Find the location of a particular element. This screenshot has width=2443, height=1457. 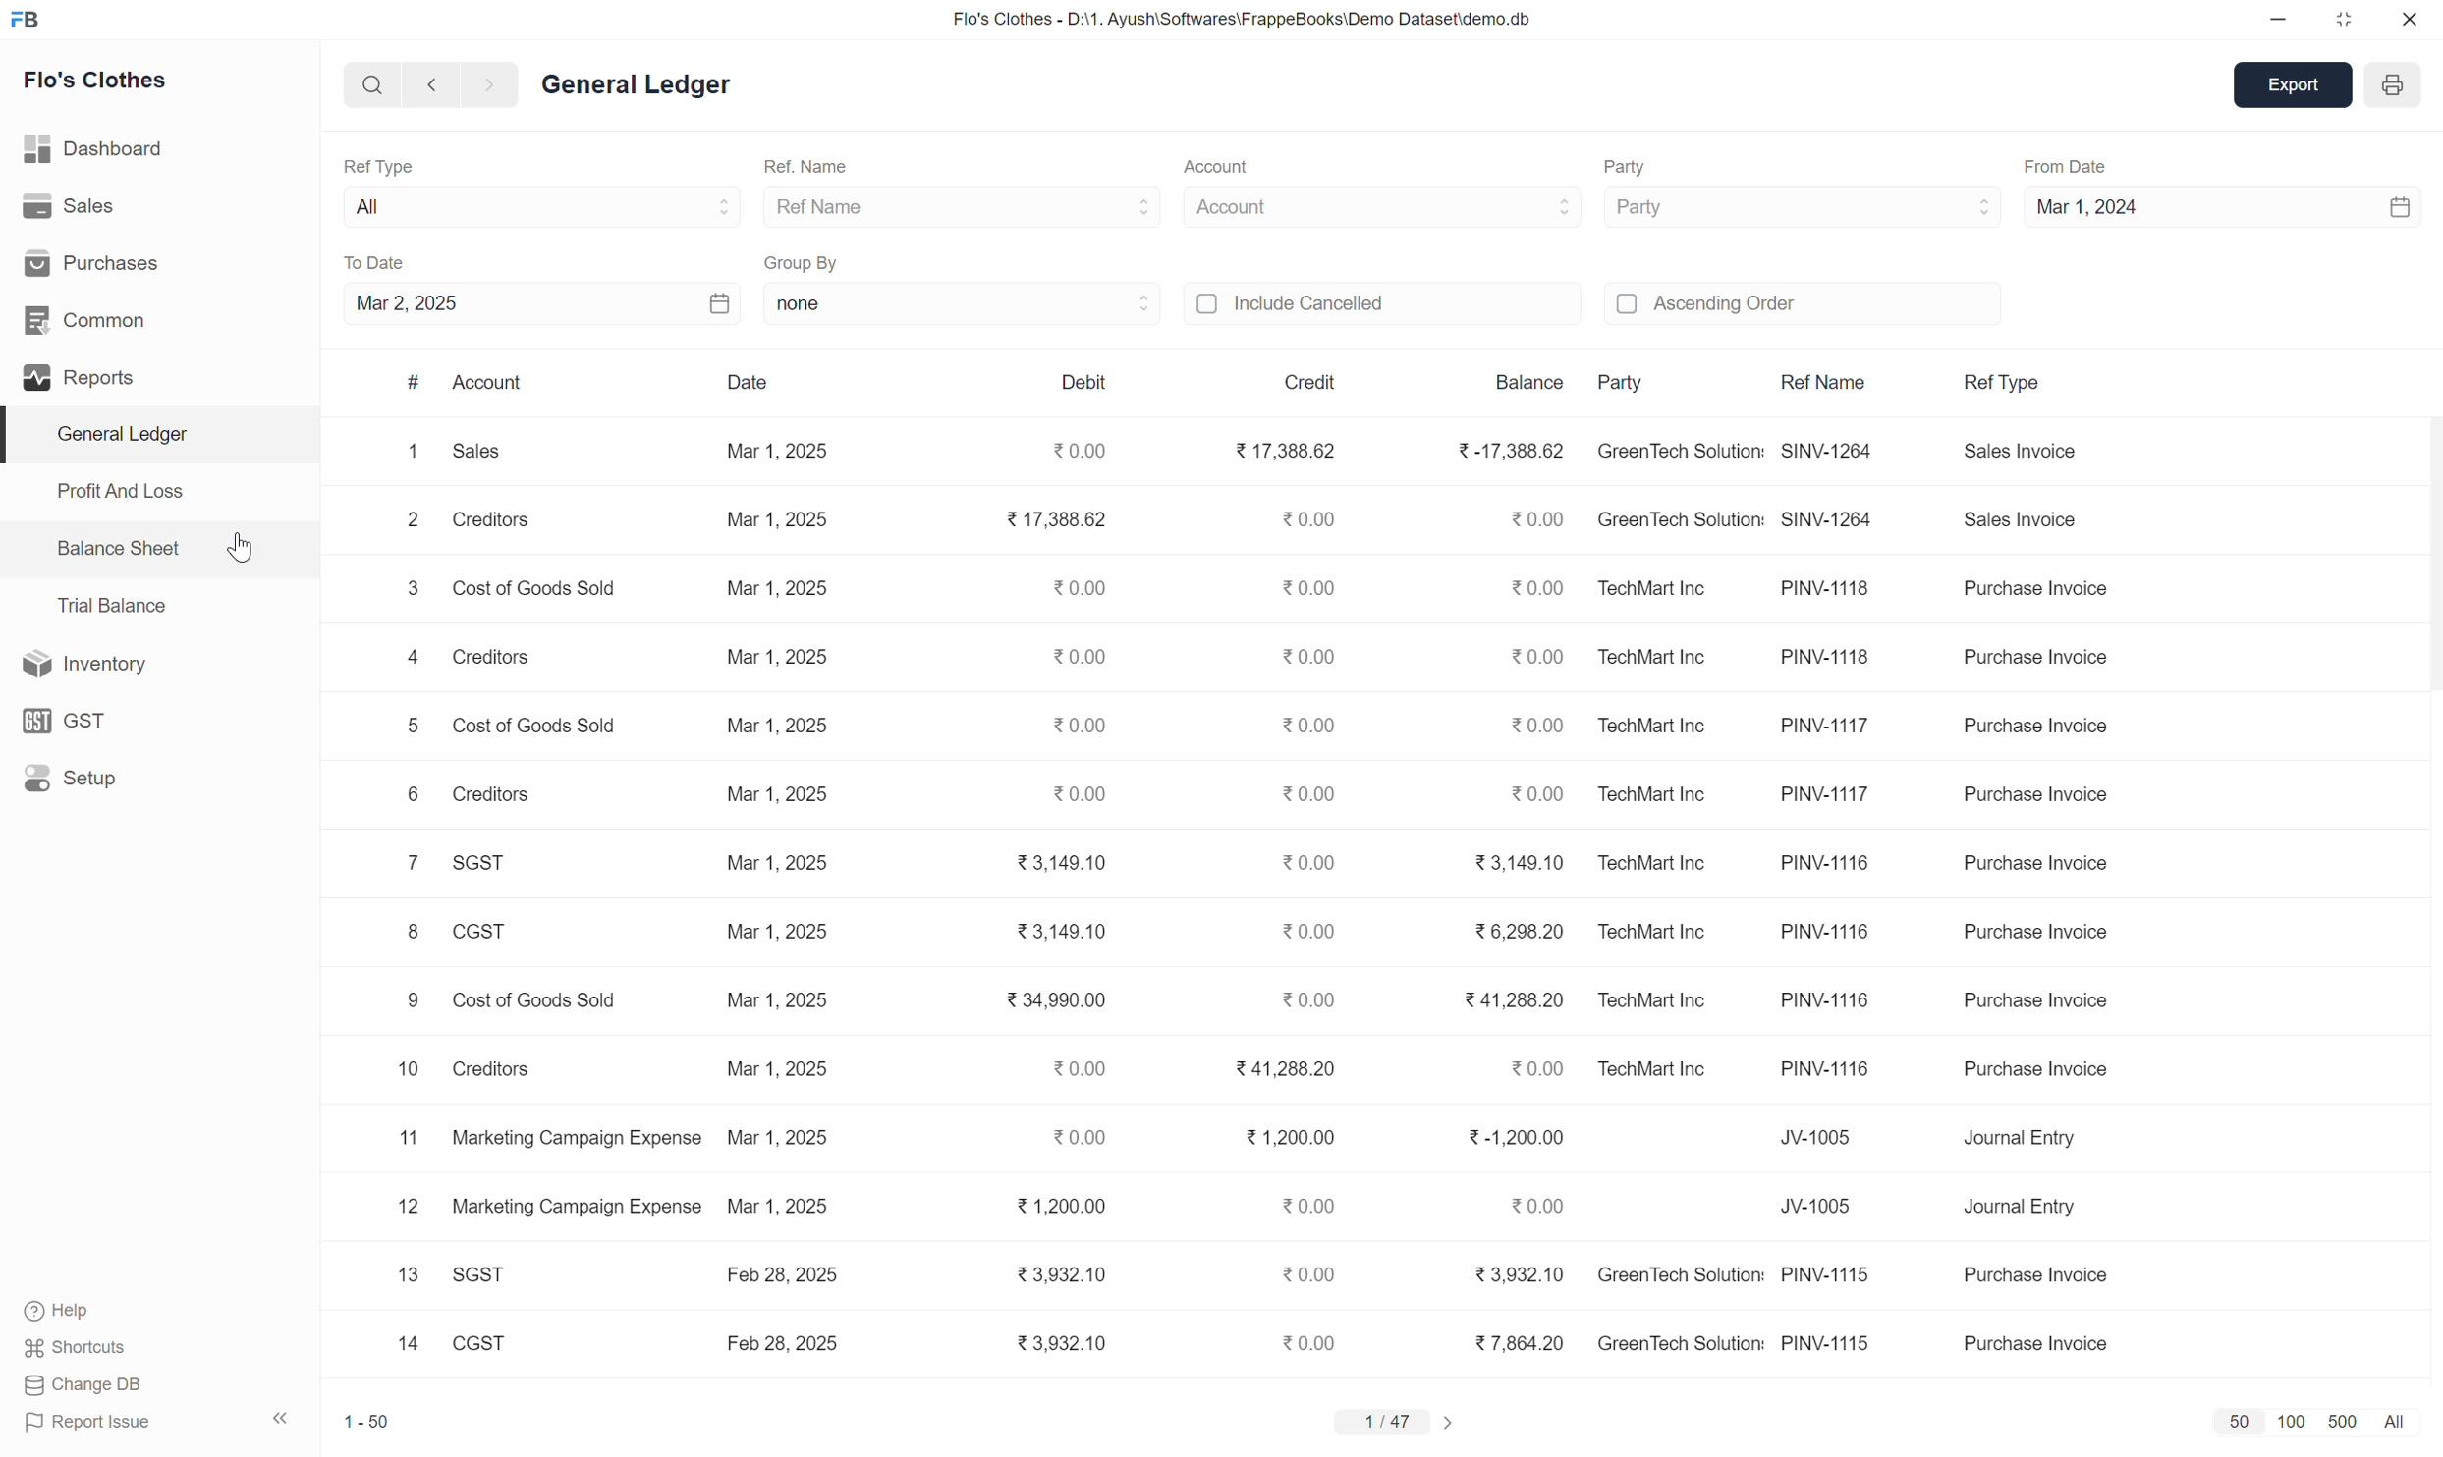

Account is located at coordinates (495, 381).